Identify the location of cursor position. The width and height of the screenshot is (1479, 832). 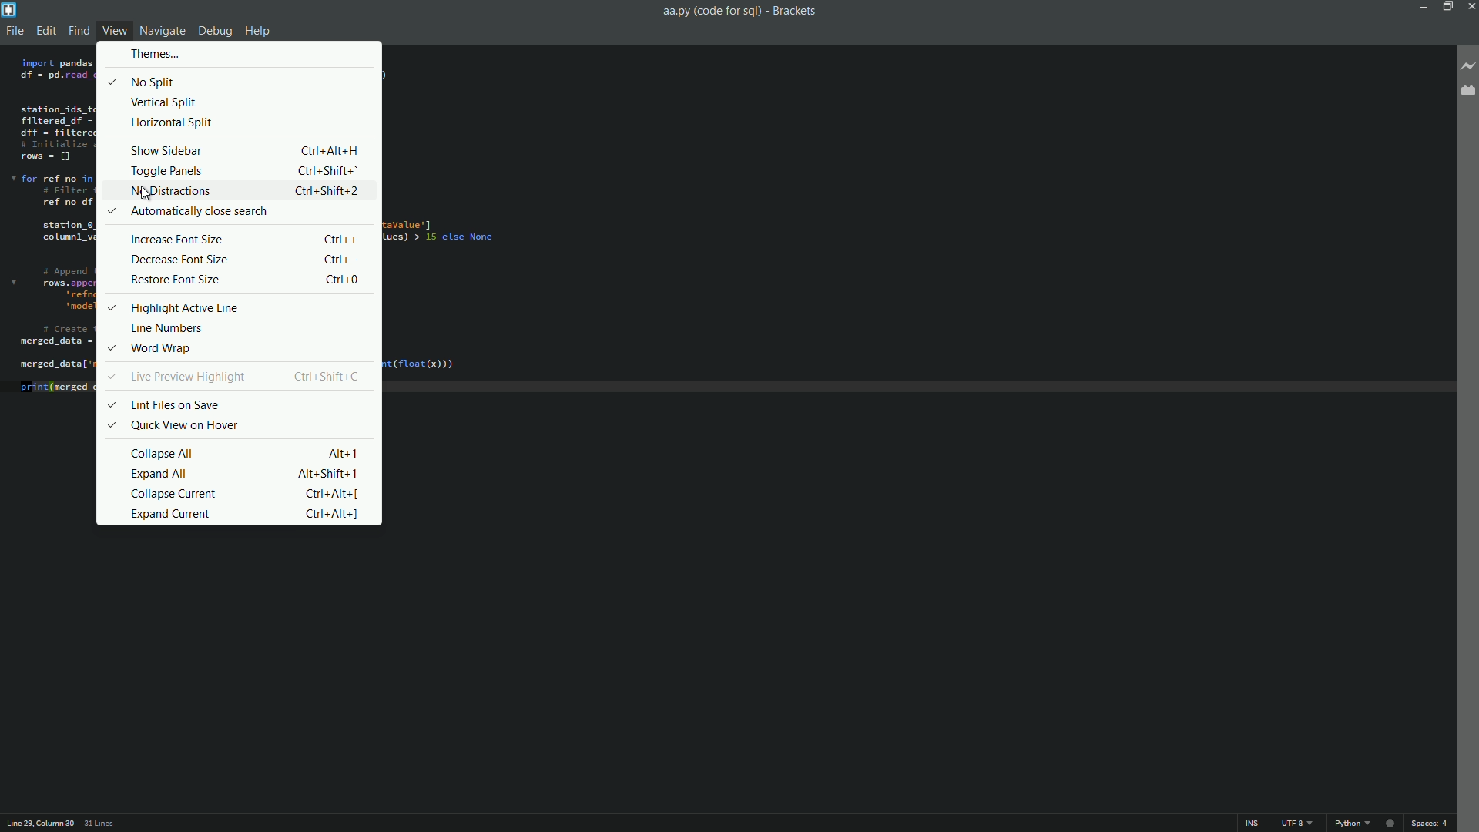
(37, 823).